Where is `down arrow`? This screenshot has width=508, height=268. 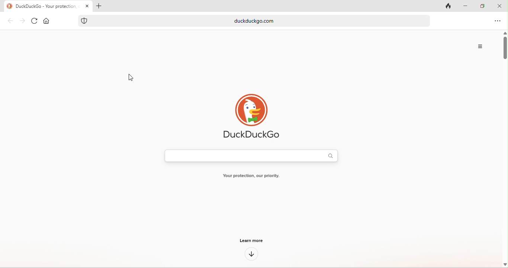
down arrow is located at coordinates (250, 255).